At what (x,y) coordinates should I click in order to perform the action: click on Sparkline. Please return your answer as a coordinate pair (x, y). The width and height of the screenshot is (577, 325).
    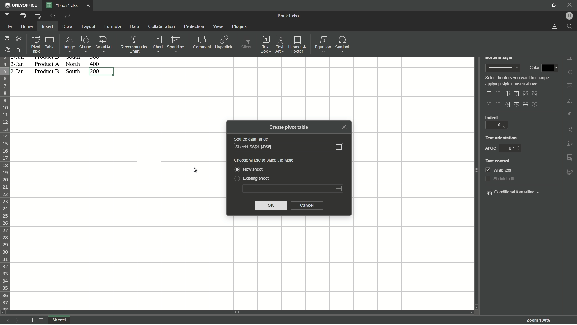
    Looking at the image, I should click on (176, 45).